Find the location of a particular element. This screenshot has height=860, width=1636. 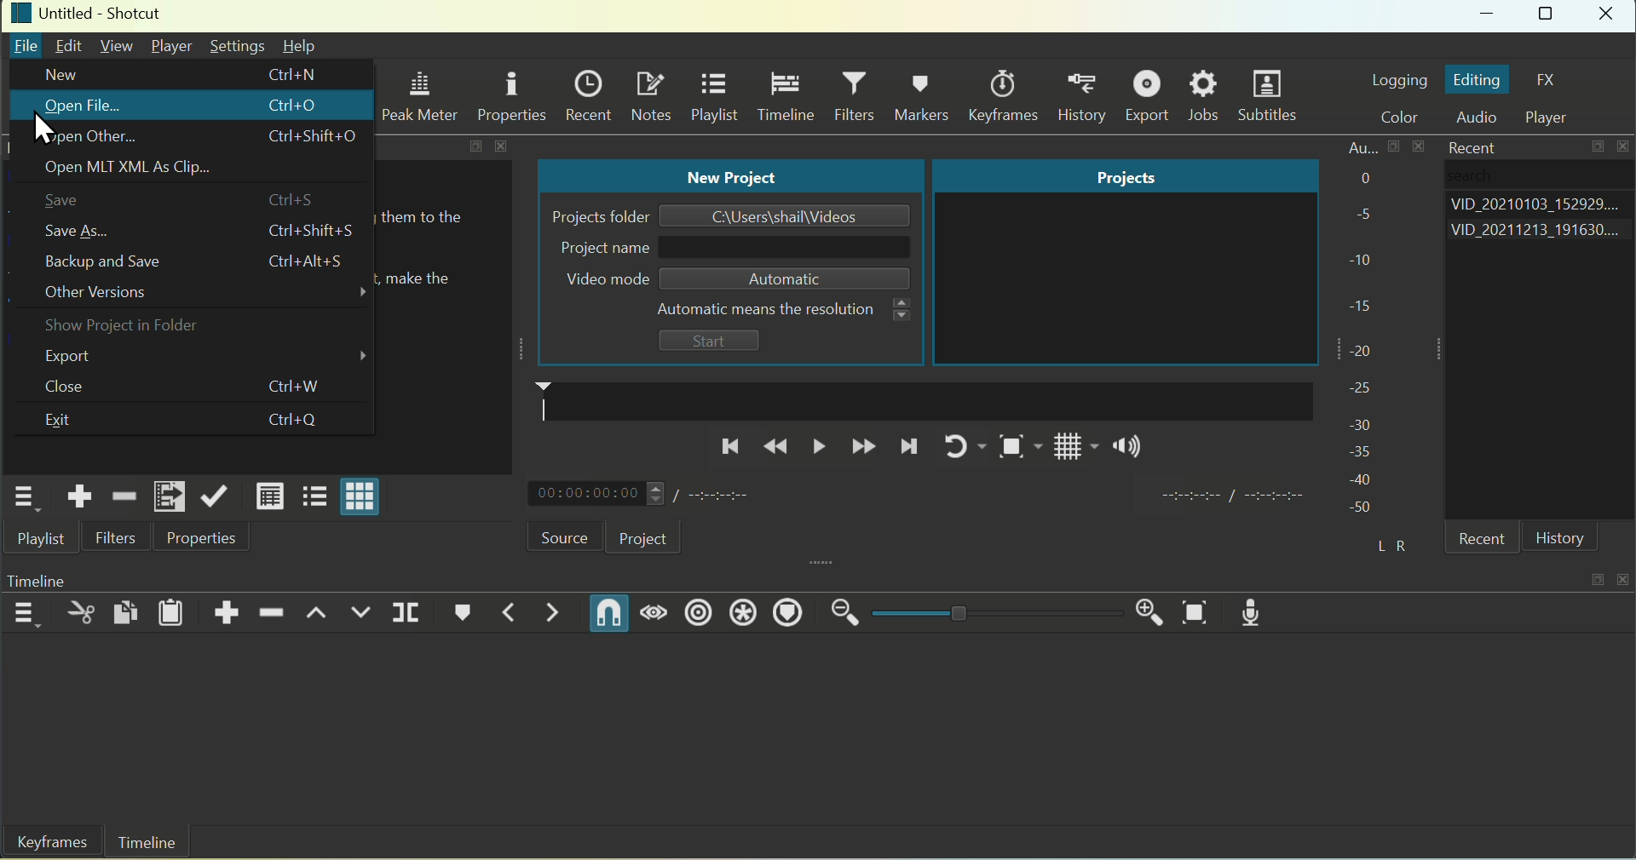

View as icon is located at coordinates (362, 499).